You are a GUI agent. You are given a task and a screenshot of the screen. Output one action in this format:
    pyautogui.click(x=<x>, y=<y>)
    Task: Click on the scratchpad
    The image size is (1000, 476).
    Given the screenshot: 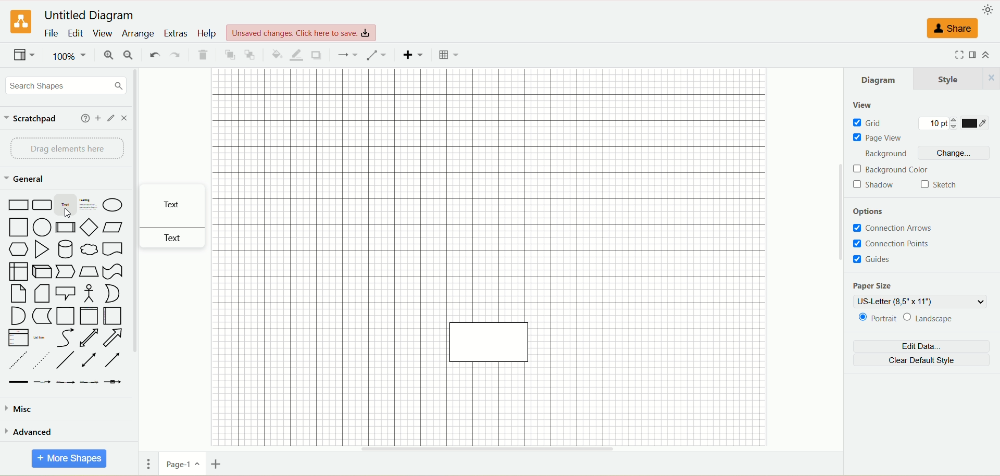 What is the action you would take?
    pyautogui.click(x=35, y=117)
    